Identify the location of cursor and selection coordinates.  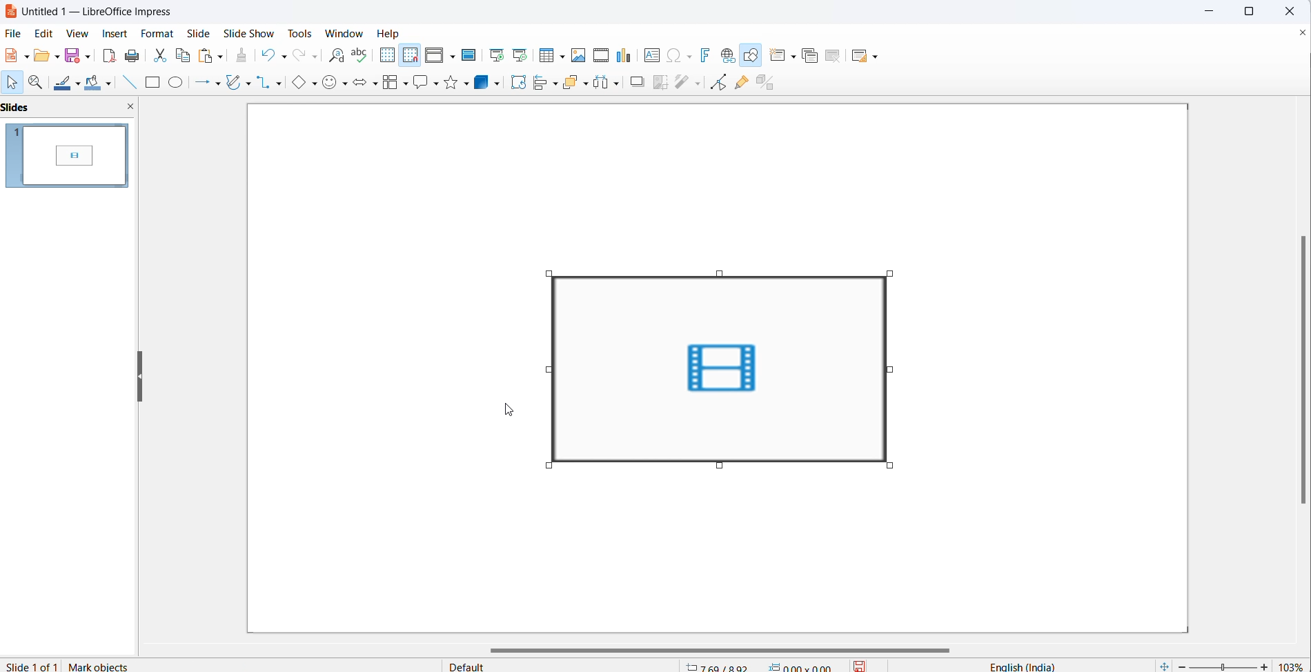
(762, 664).